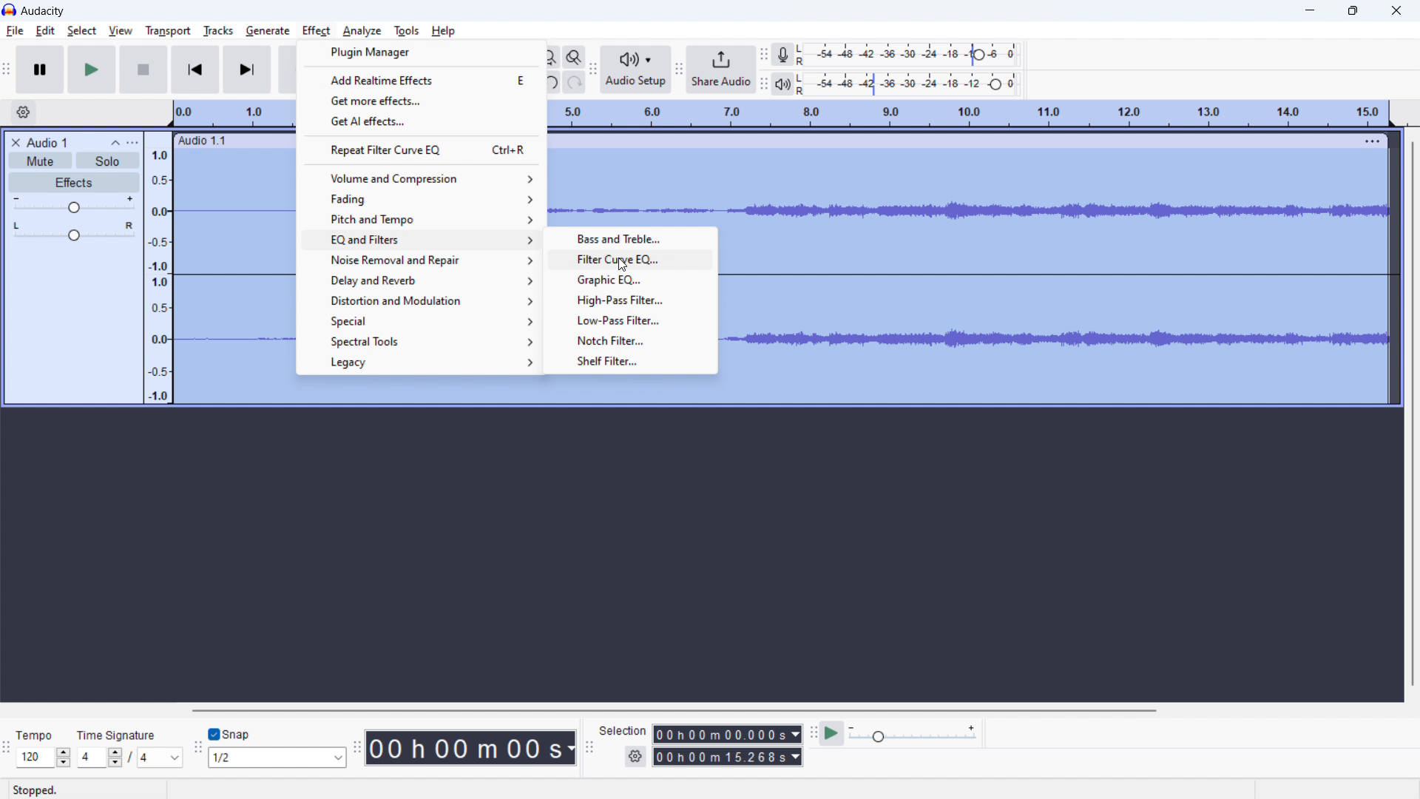  I want to click on transport, so click(169, 29).